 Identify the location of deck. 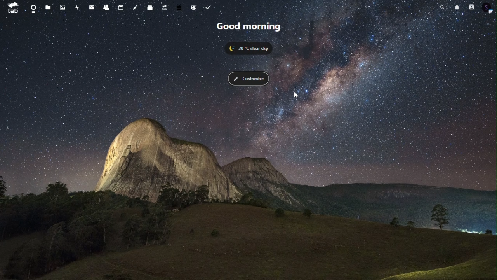
(151, 8).